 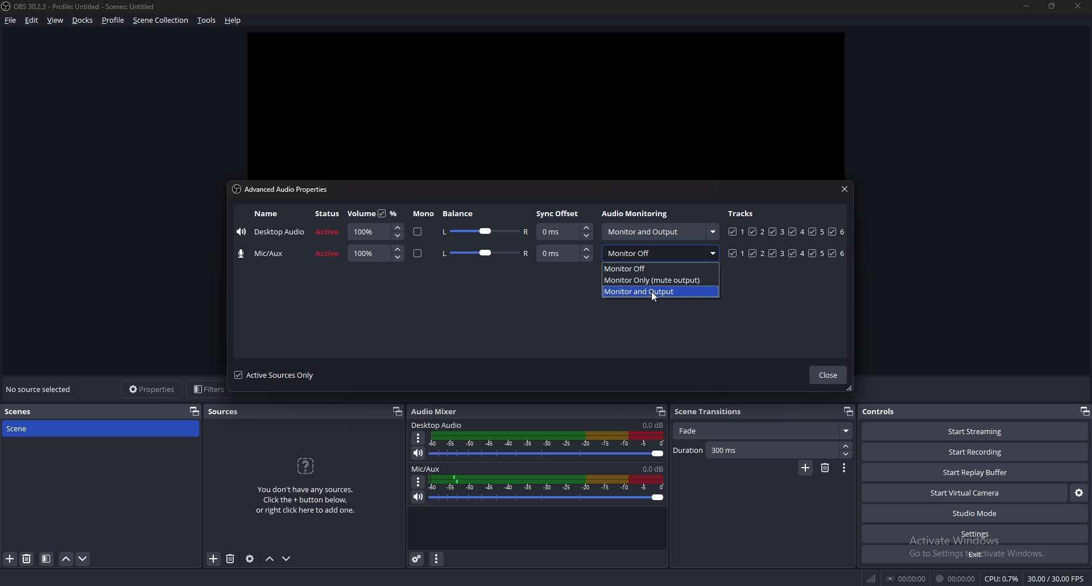 I want to click on duration, so click(x=755, y=451).